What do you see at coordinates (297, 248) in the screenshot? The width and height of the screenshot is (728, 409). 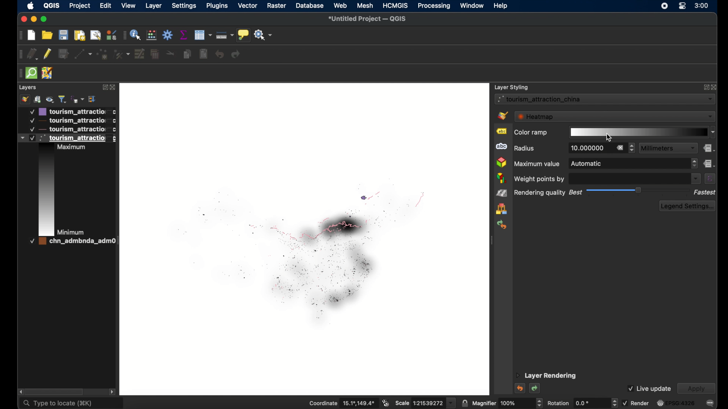 I see `black and white heat map` at bounding box center [297, 248].